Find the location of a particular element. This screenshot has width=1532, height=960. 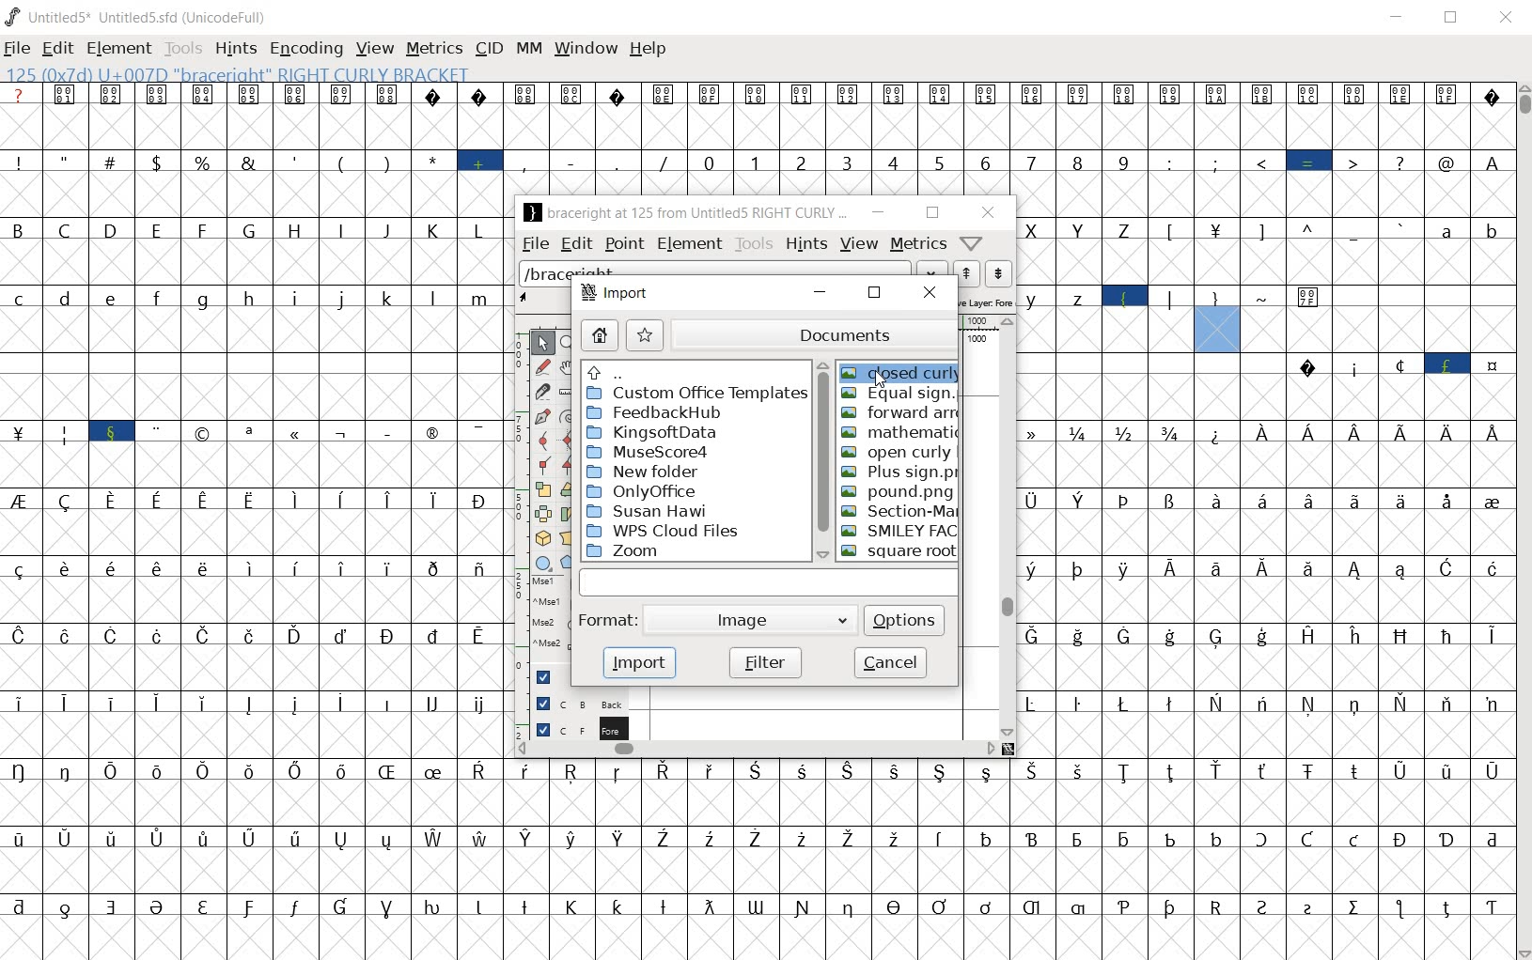

VIEW is located at coordinates (372, 47).